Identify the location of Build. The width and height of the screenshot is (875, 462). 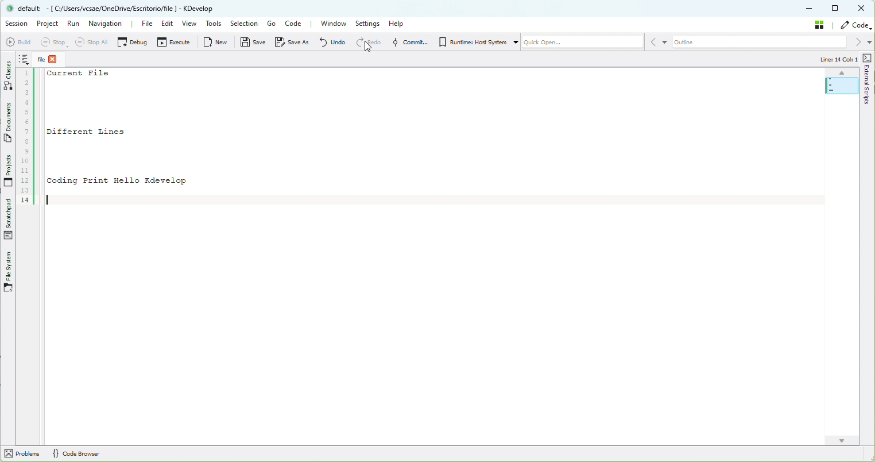
(17, 41).